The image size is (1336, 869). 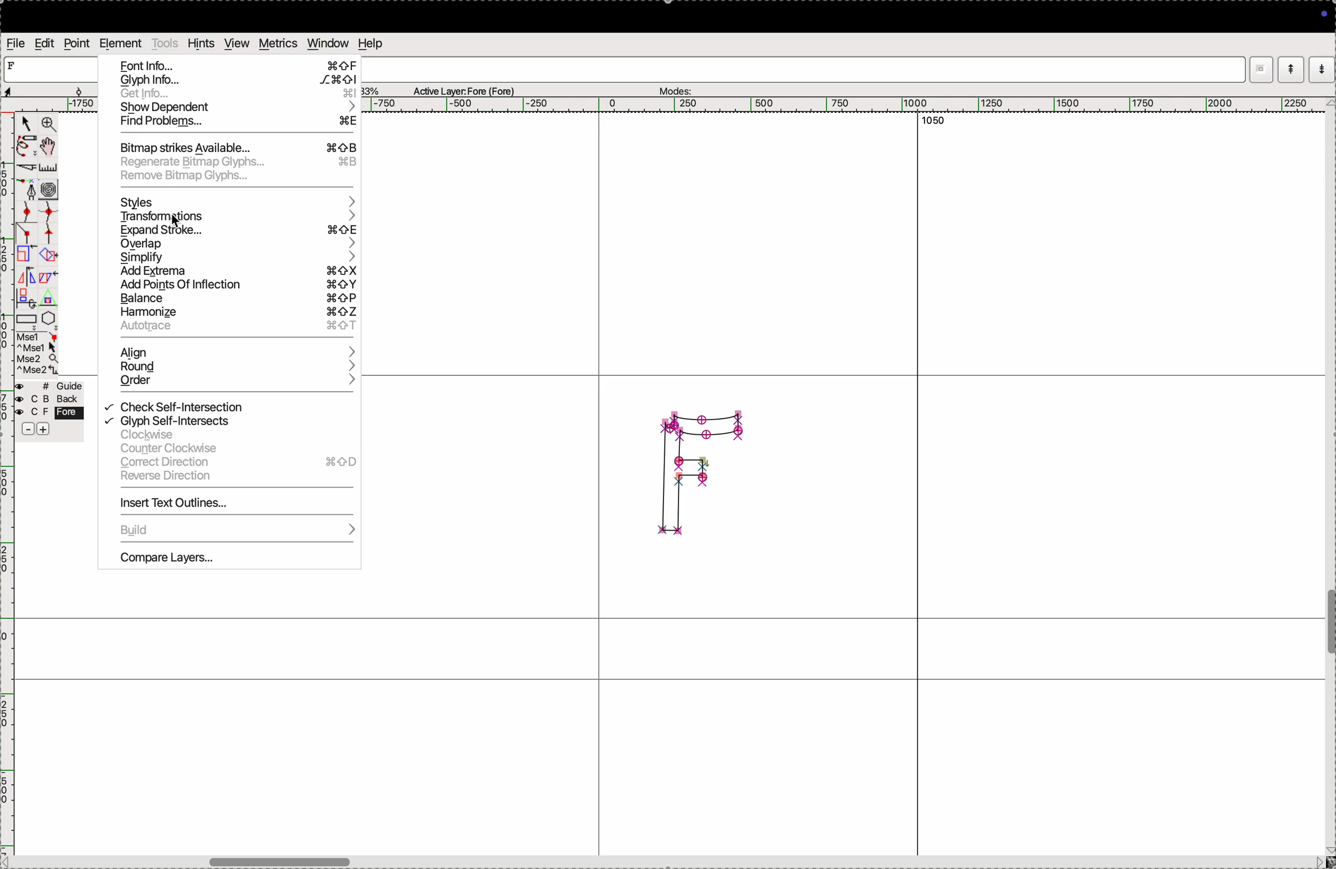 What do you see at coordinates (17, 43) in the screenshot?
I see `file` at bounding box center [17, 43].